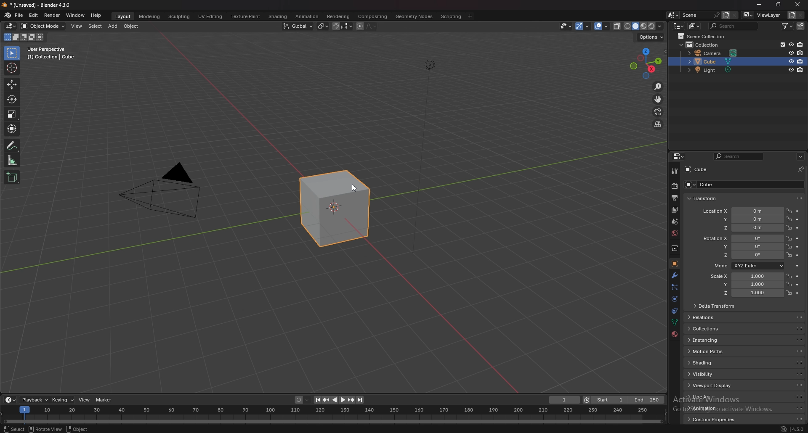  Describe the element at coordinates (708, 318) in the screenshot. I see `relations` at that location.